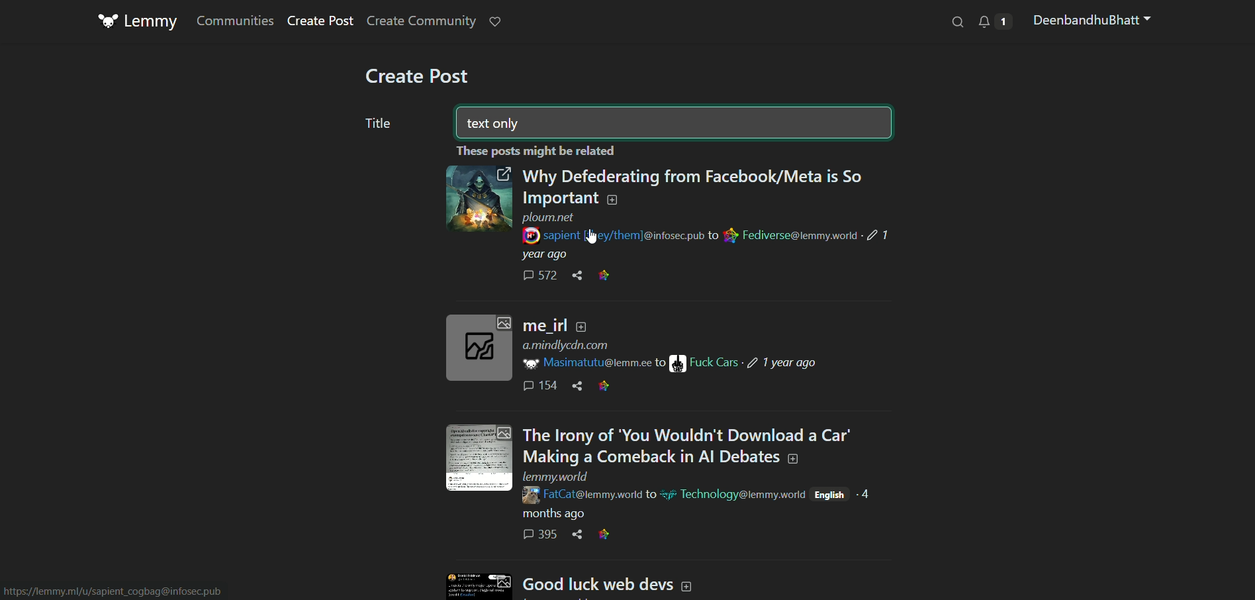 This screenshot has width=1255, height=600. What do you see at coordinates (602, 534) in the screenshot?
I see `Link` at bounding box center [602, 534].